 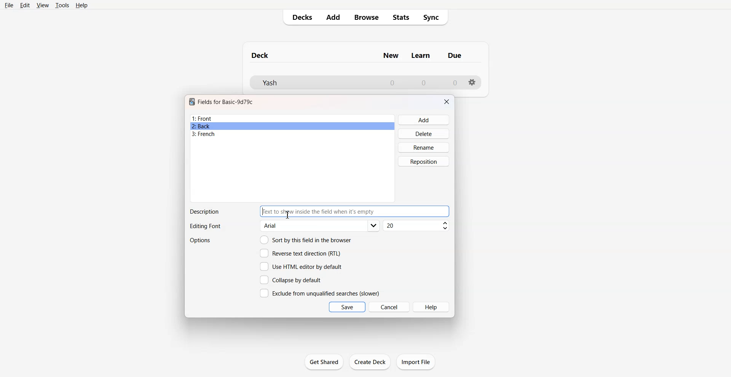 I want to click on Reverse text direction (RTL), so click(x=300, y=253).